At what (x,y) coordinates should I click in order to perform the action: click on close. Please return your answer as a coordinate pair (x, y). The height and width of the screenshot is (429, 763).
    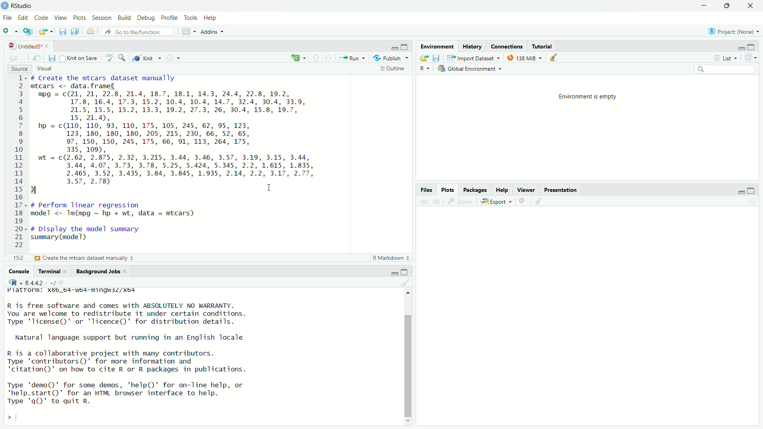
    Looking at the image, I should click on (751, 6).